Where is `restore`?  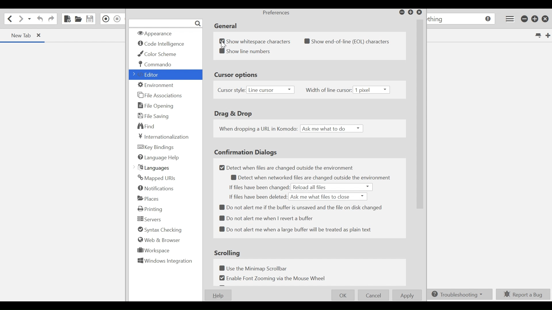 restore is located at coordinates (411, 12).